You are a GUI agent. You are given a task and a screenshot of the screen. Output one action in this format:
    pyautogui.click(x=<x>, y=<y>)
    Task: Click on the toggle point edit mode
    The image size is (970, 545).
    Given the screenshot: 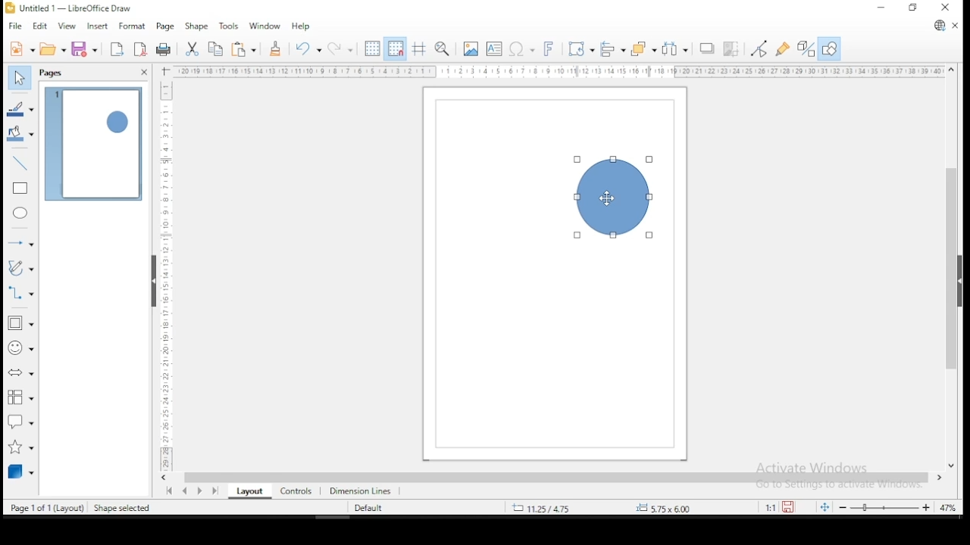 What is the action you would take?
    pyautogui.click(x=758, y=48)
    